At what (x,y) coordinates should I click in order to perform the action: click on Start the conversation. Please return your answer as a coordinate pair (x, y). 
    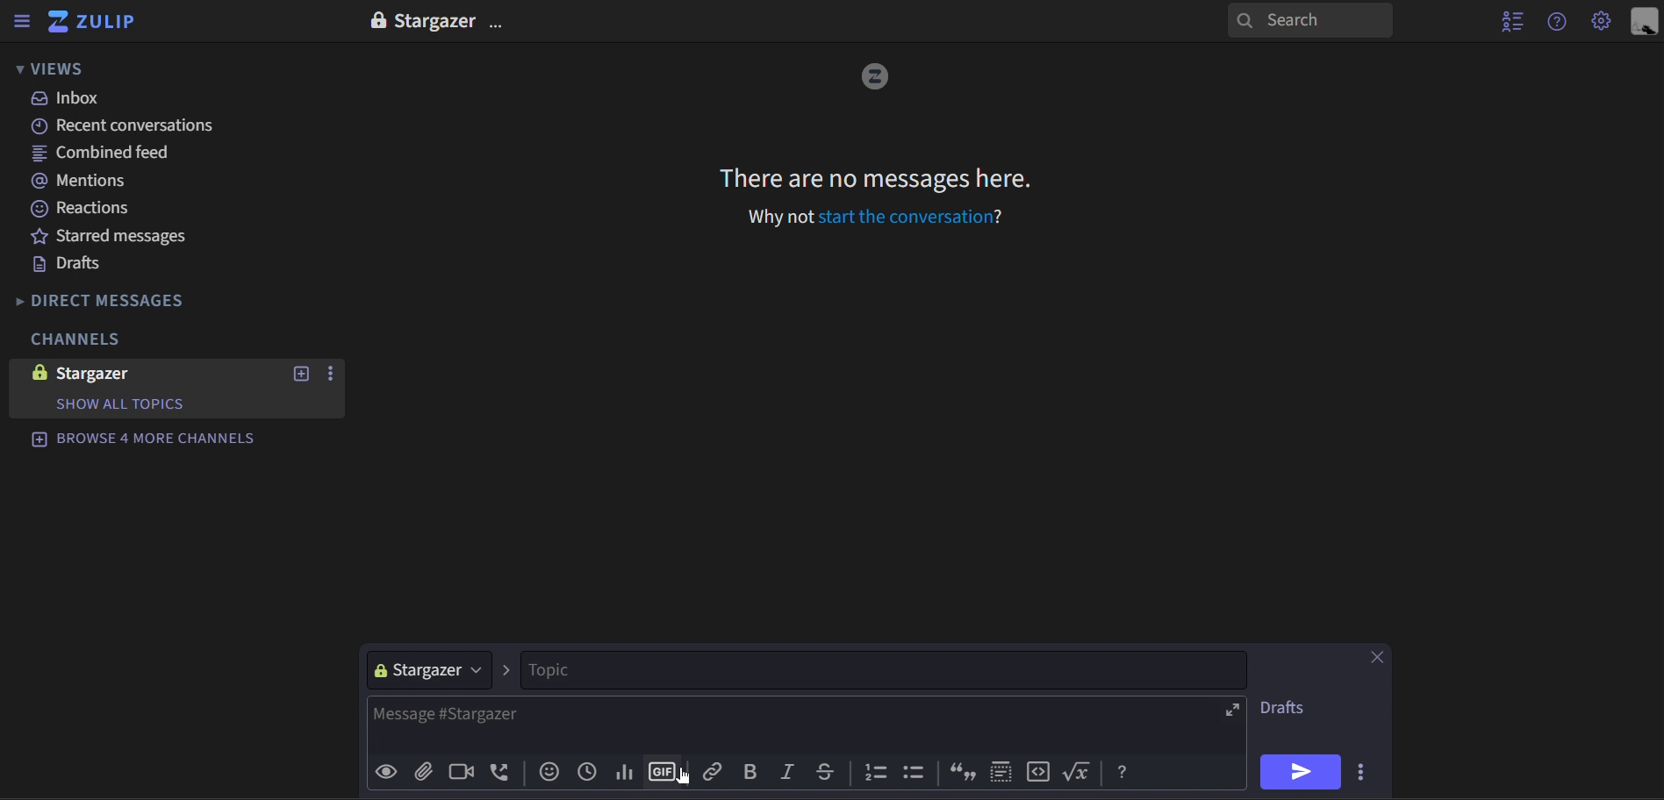
    Looking at the image, I should click on (913, 217).